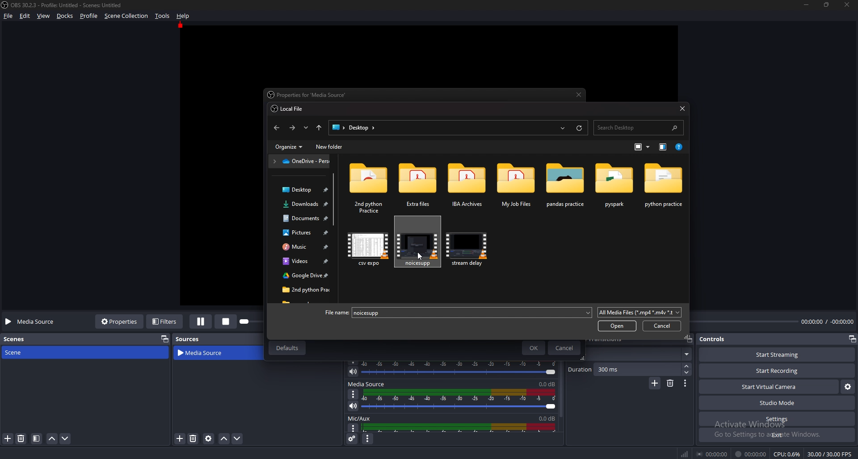 This screenshot has width=858, height=459. Describe the element at coordinates (320, 128) in the screenshot. I see `upto desktop` at that location.